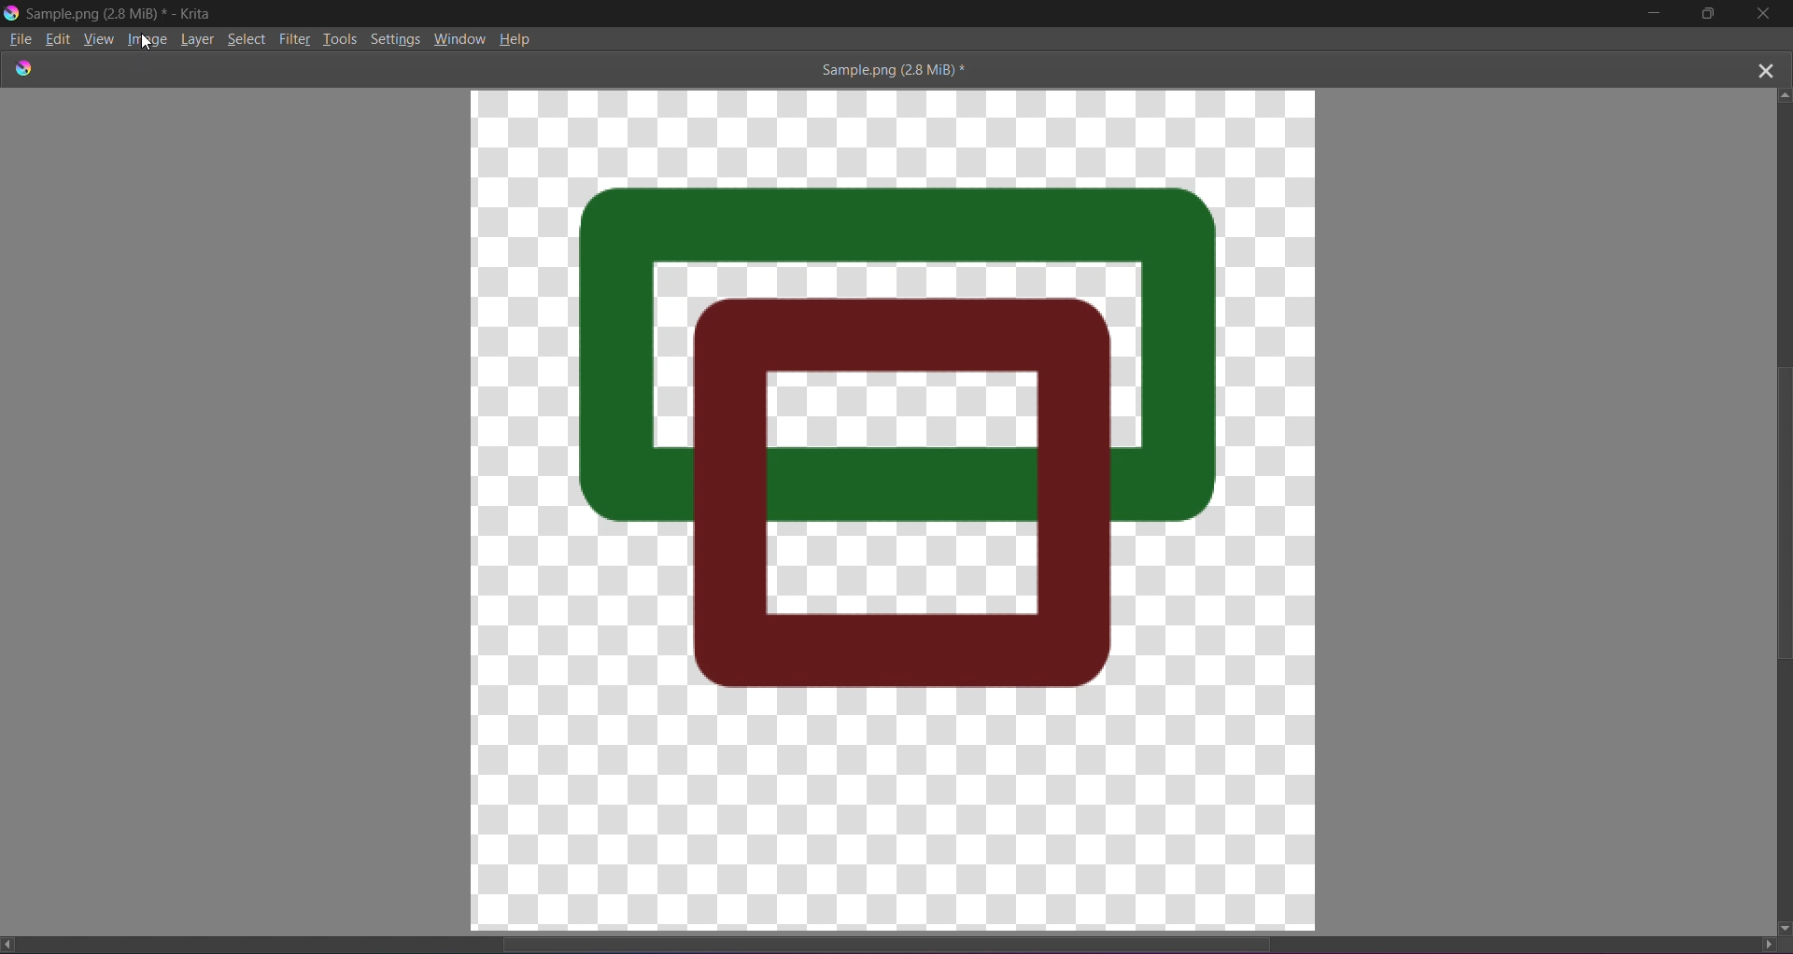  Describe the element at coordinates (517, 37) in the screenshot. I see `Help` at that location.